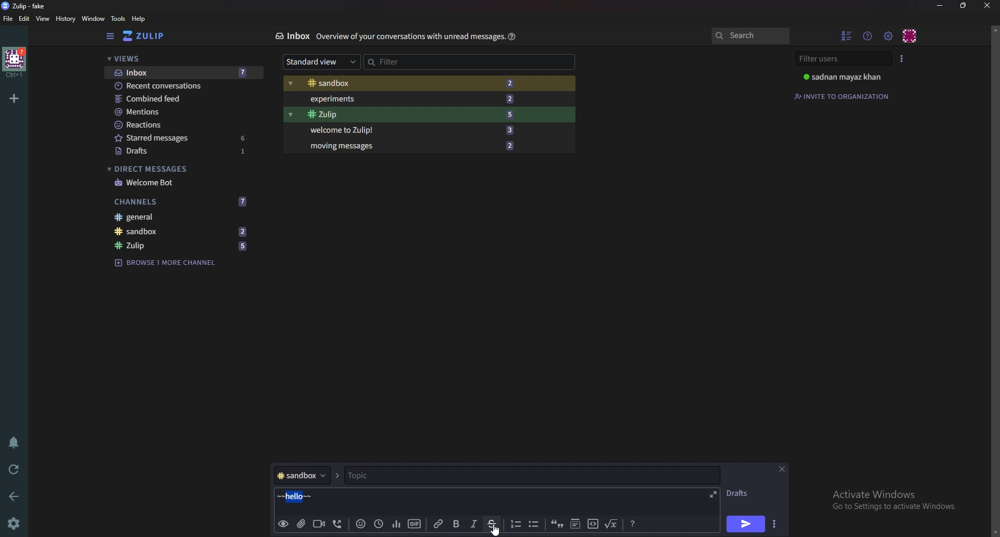  Describe the element at coordinates (177, 98) in the screenshot. I see `Combined feed` at that location.